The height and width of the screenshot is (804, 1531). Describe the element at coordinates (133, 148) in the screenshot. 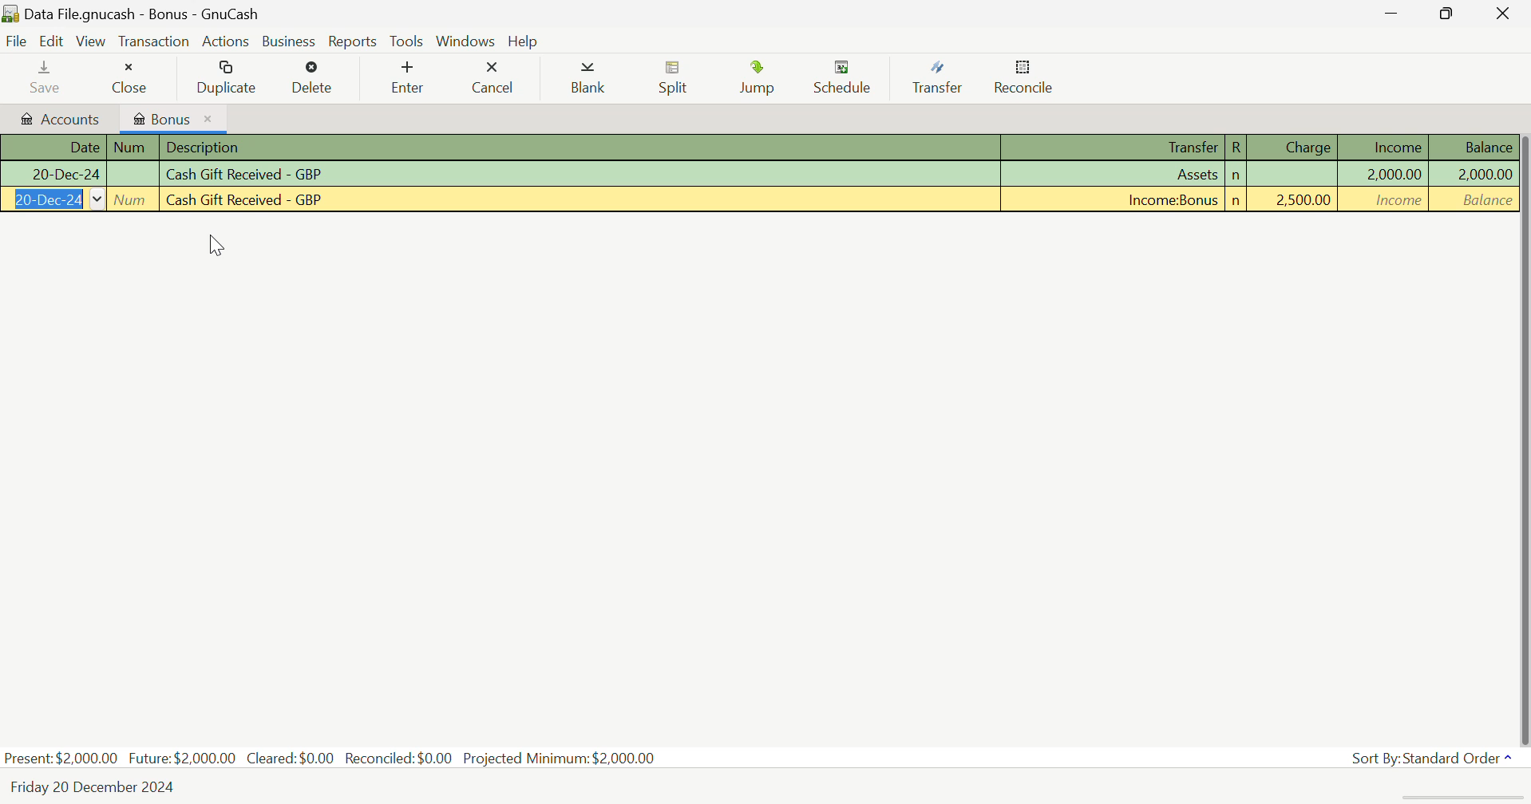

I see `Num` at that location.